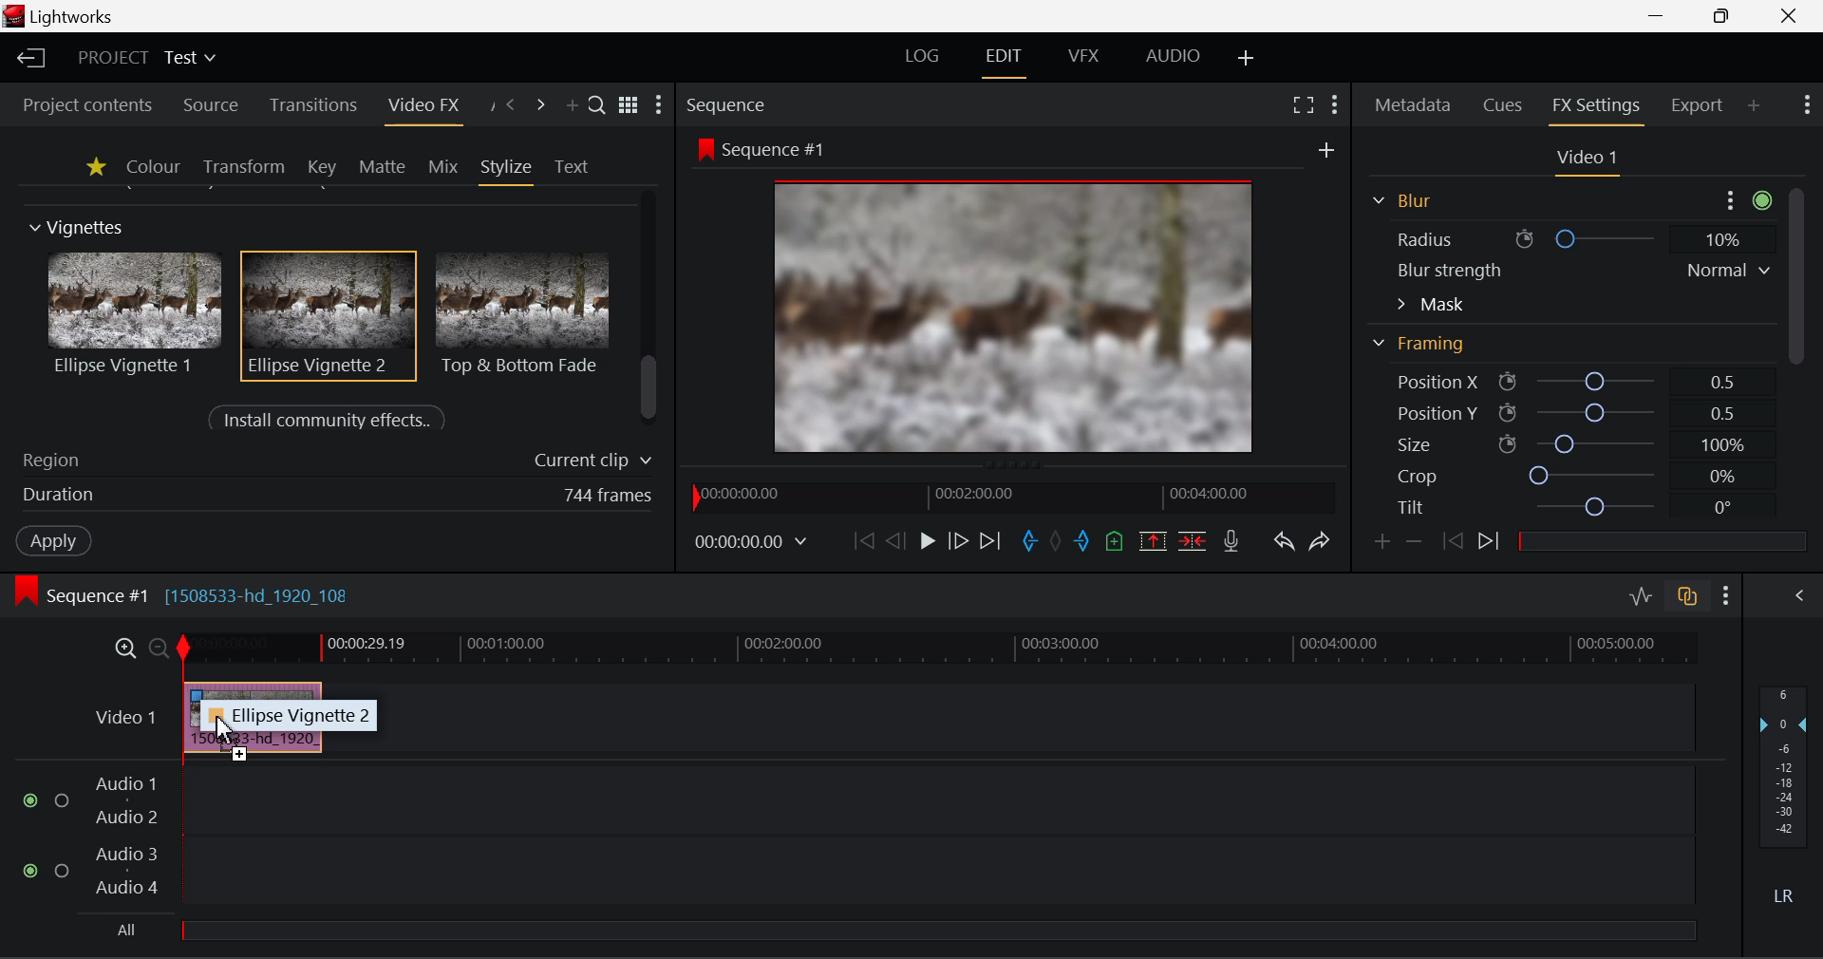 The height and width of the screenshot is (959, 1823). Describe the element at coordinates (122, 716) in the screenshot. I see `Video Layer` at that location.